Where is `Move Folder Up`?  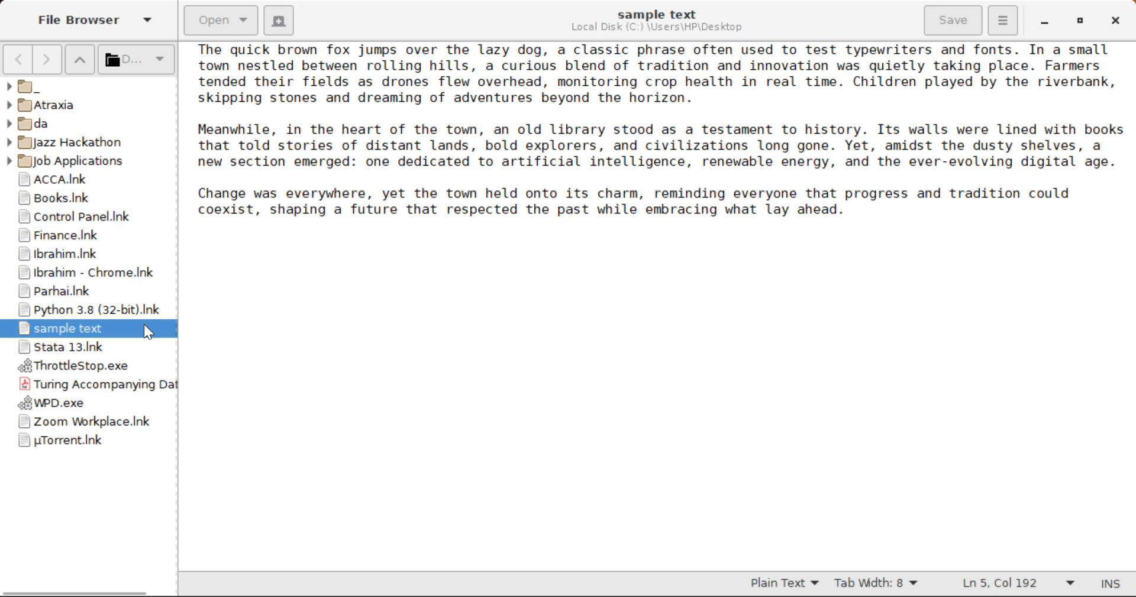 Move Folder Up is located at coordinates (80, 60).